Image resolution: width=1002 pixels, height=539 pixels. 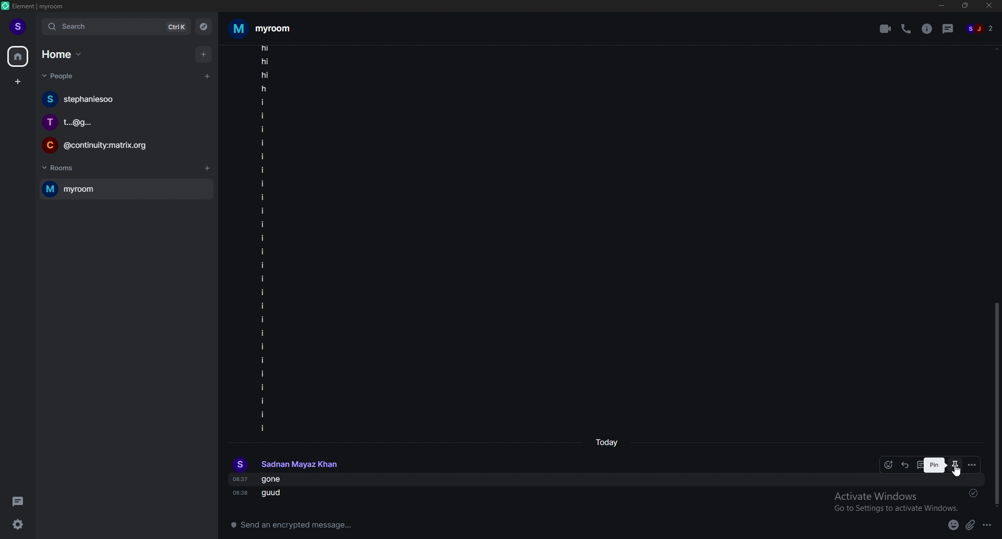 What do you see at coordinates (606, 443) in the screenshot?
I see `time` at bounding box center [606, 443].